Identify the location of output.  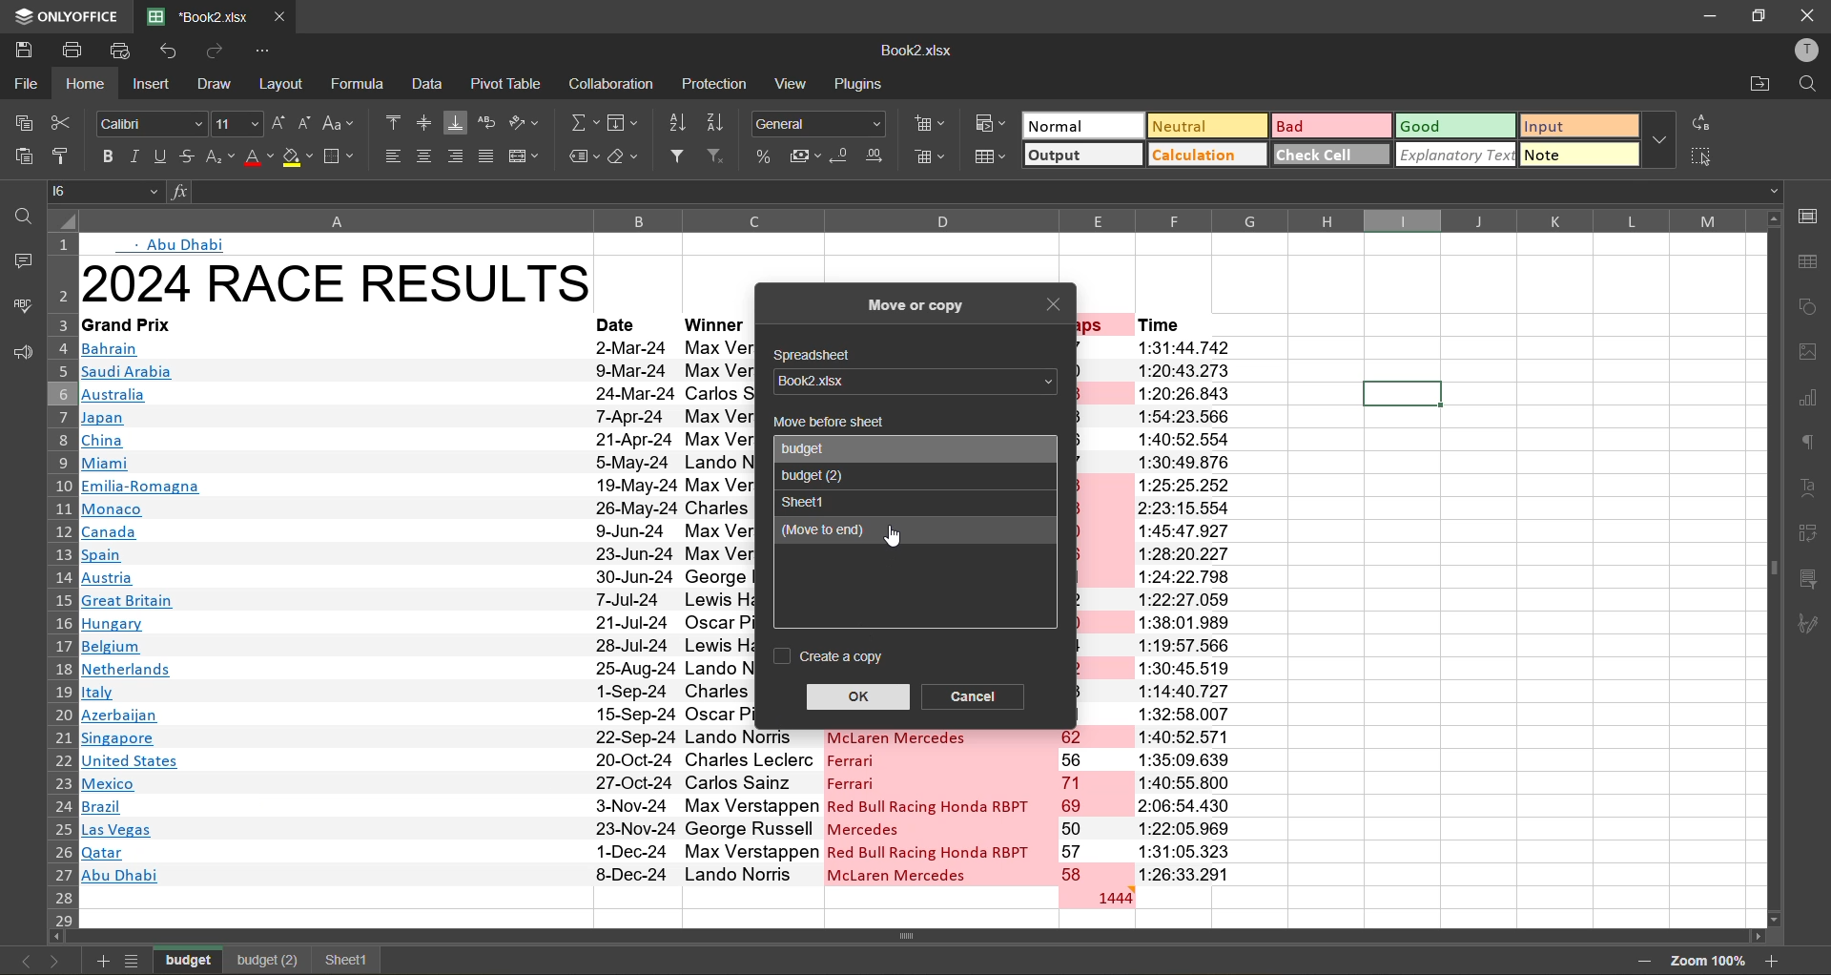
(1082, 156).